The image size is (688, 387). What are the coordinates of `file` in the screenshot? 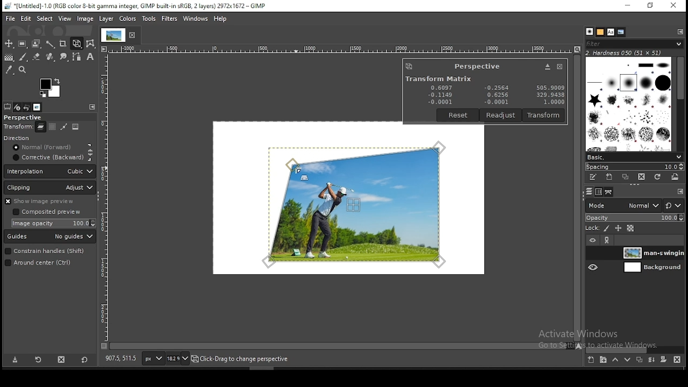 It's located at (10, 19).